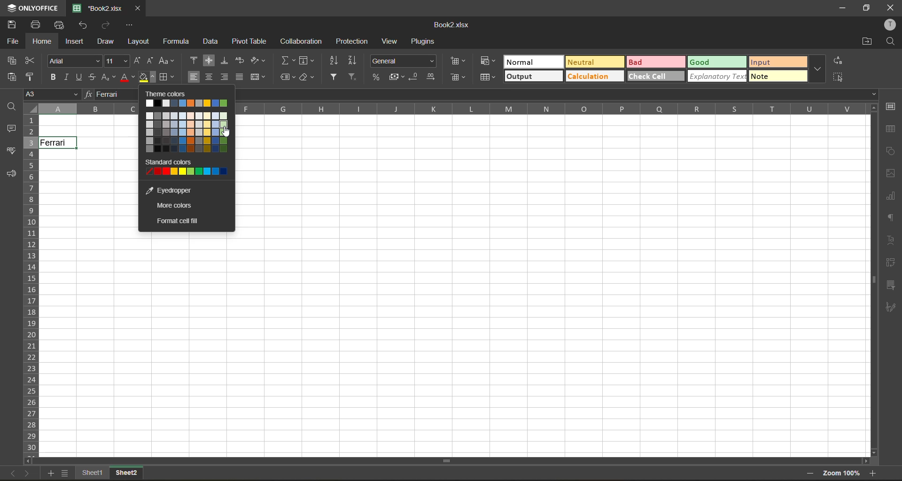 The image size is (902, 481). Describe the element at coordinates (841, 9) in the screenshot. I see `minimize` at that location.